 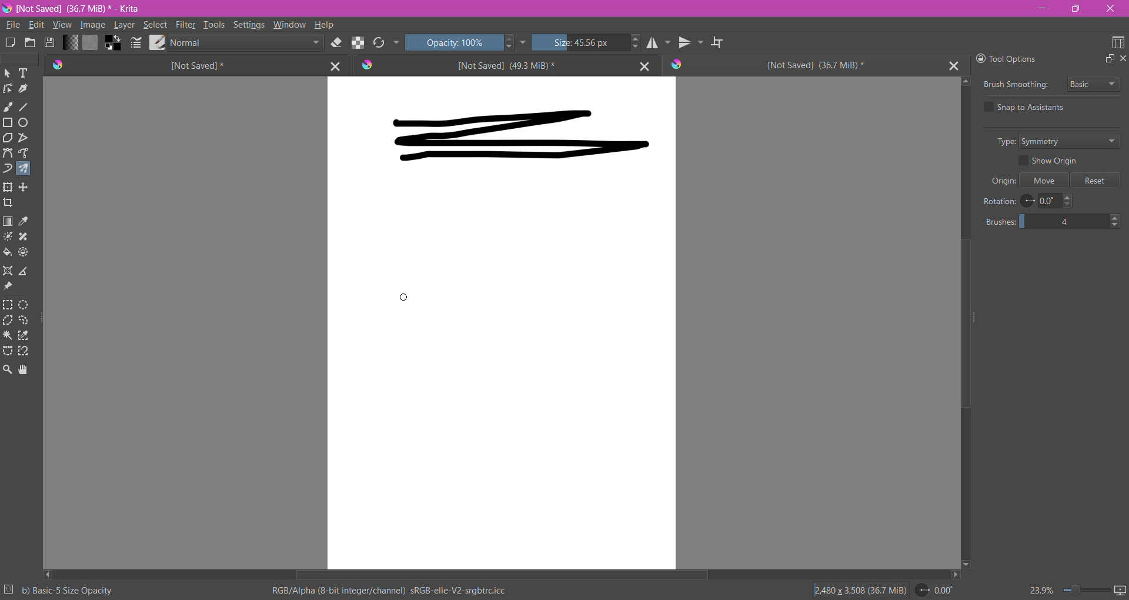 I want to click on Multi-brush Tool cursor, so click(x=403, y=298).